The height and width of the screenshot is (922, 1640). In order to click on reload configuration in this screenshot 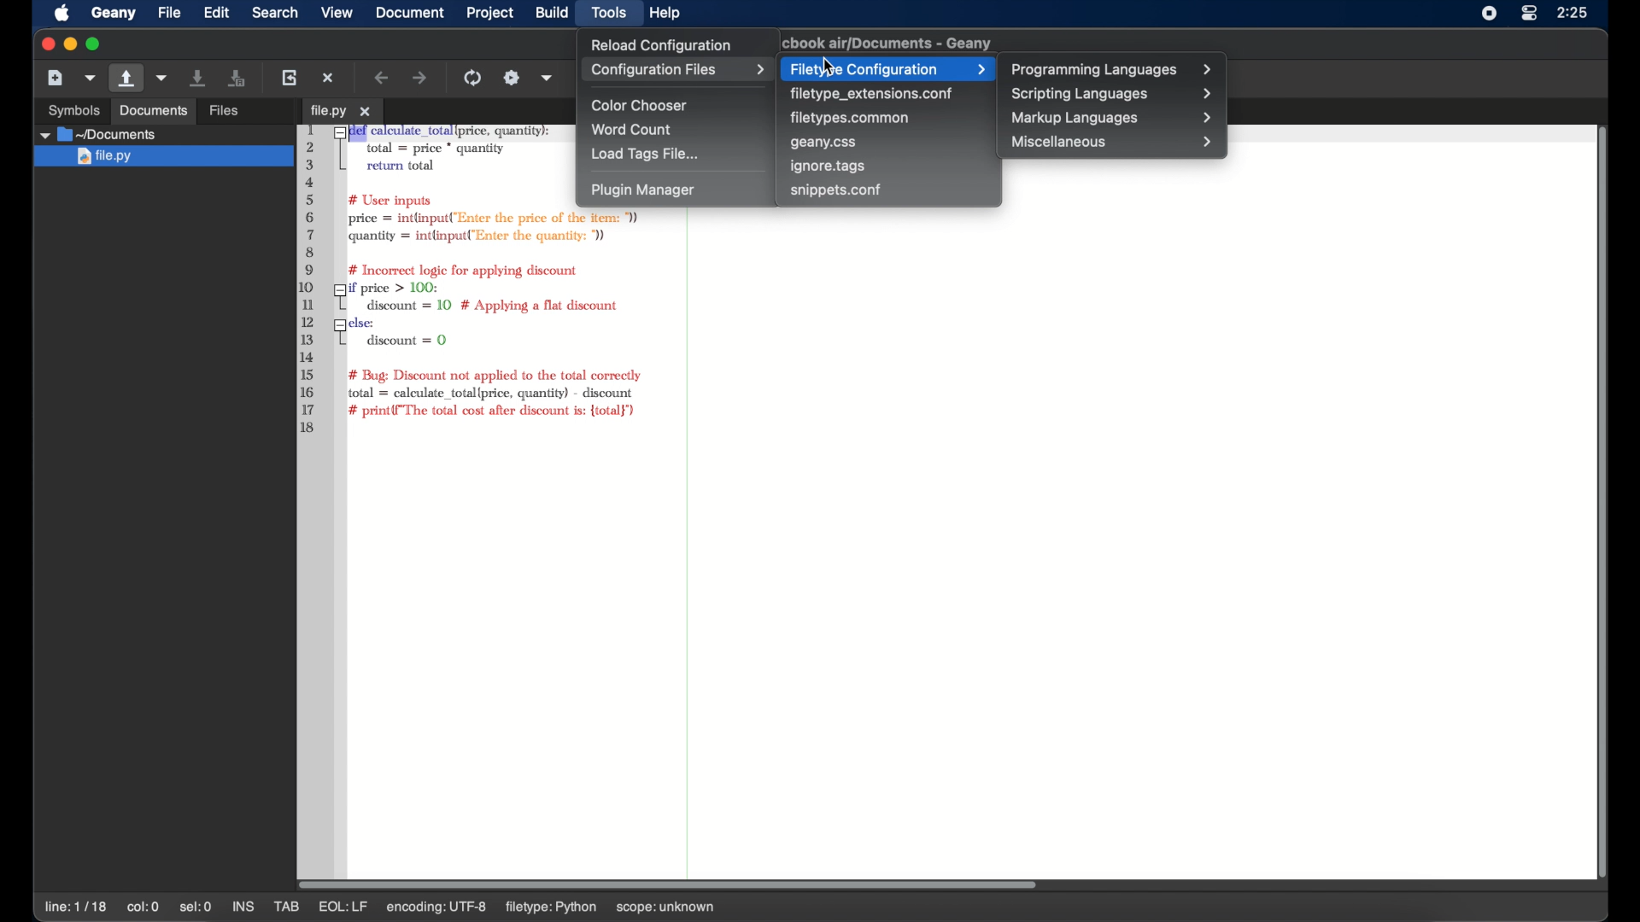, I will do `click(659, 44)`.